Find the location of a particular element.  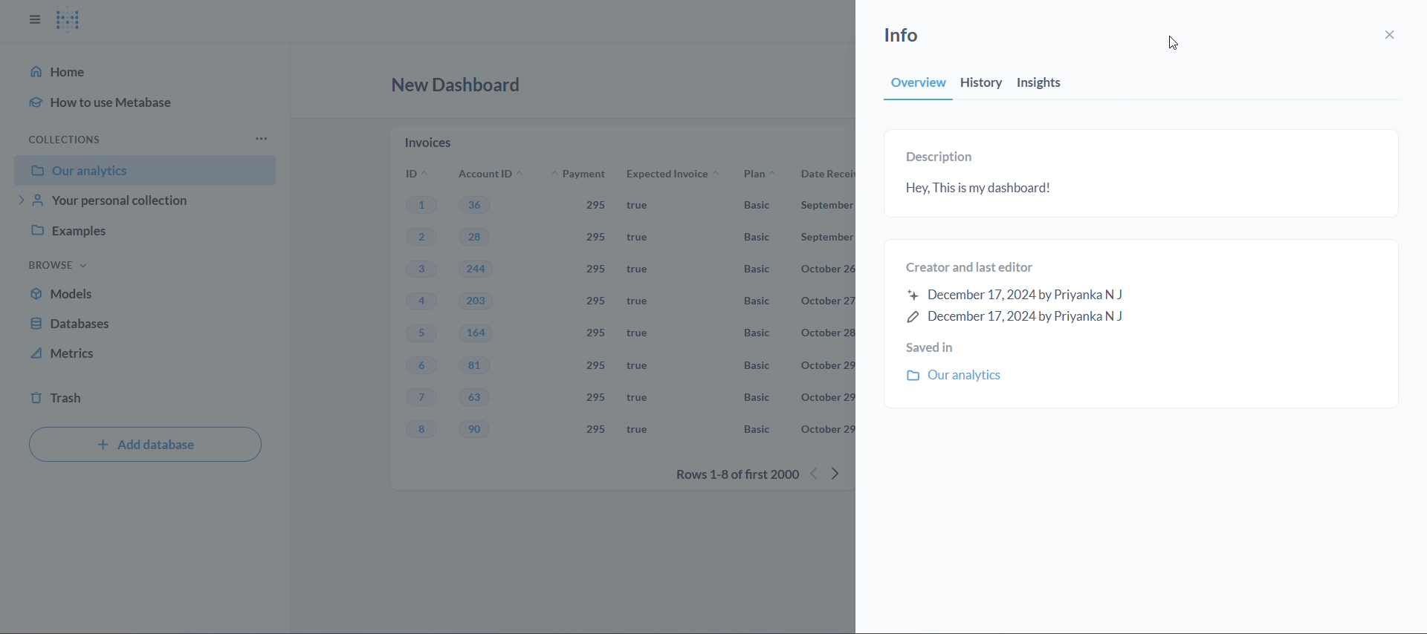

5 is located at coordinates (421, 334).